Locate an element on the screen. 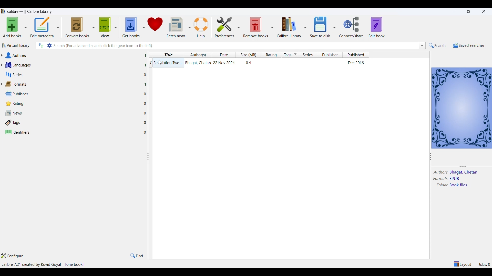  series is located at coordinates (15, 75).